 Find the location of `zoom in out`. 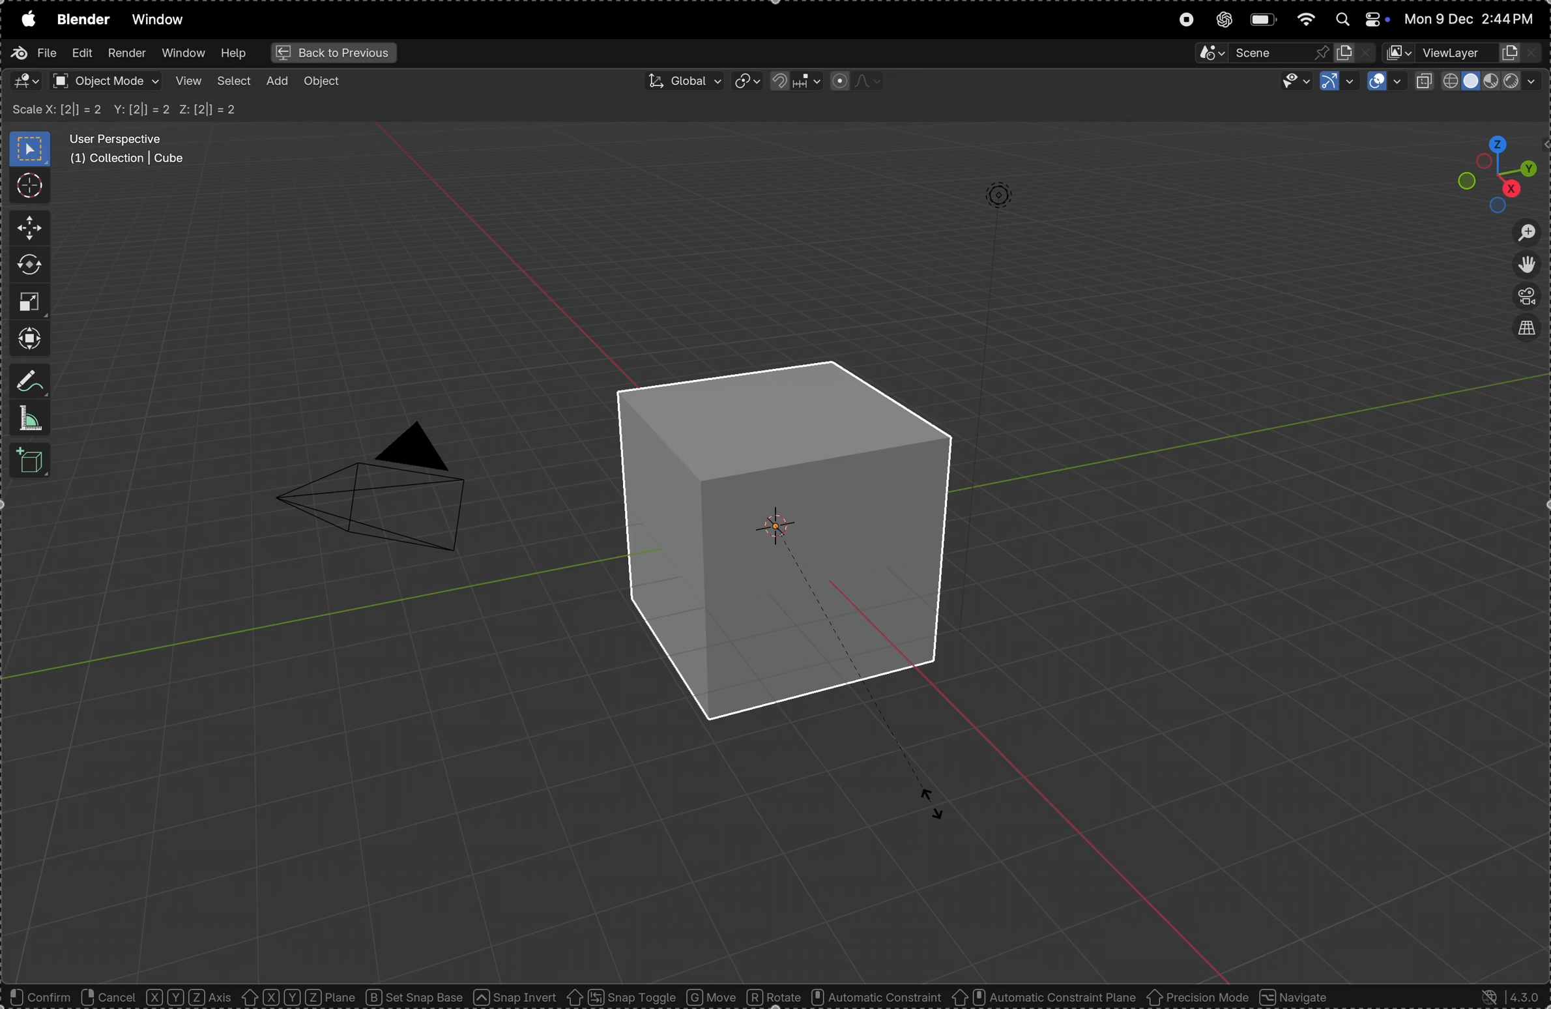

zoom in out is located at coordinates (1526, 232).